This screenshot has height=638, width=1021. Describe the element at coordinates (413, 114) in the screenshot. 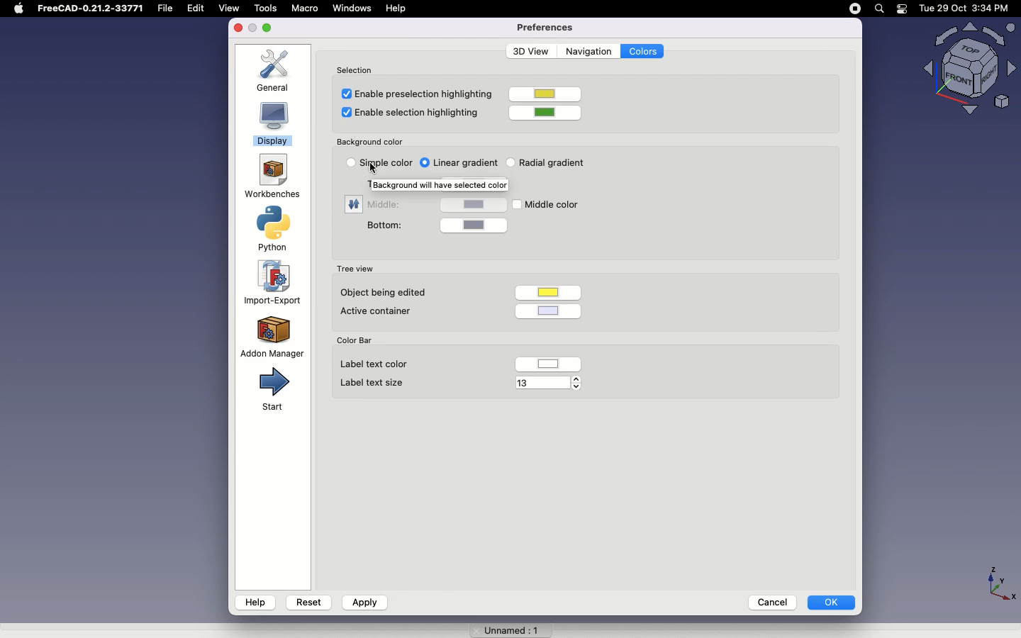

I see `Enable selection highlighting` at that location.